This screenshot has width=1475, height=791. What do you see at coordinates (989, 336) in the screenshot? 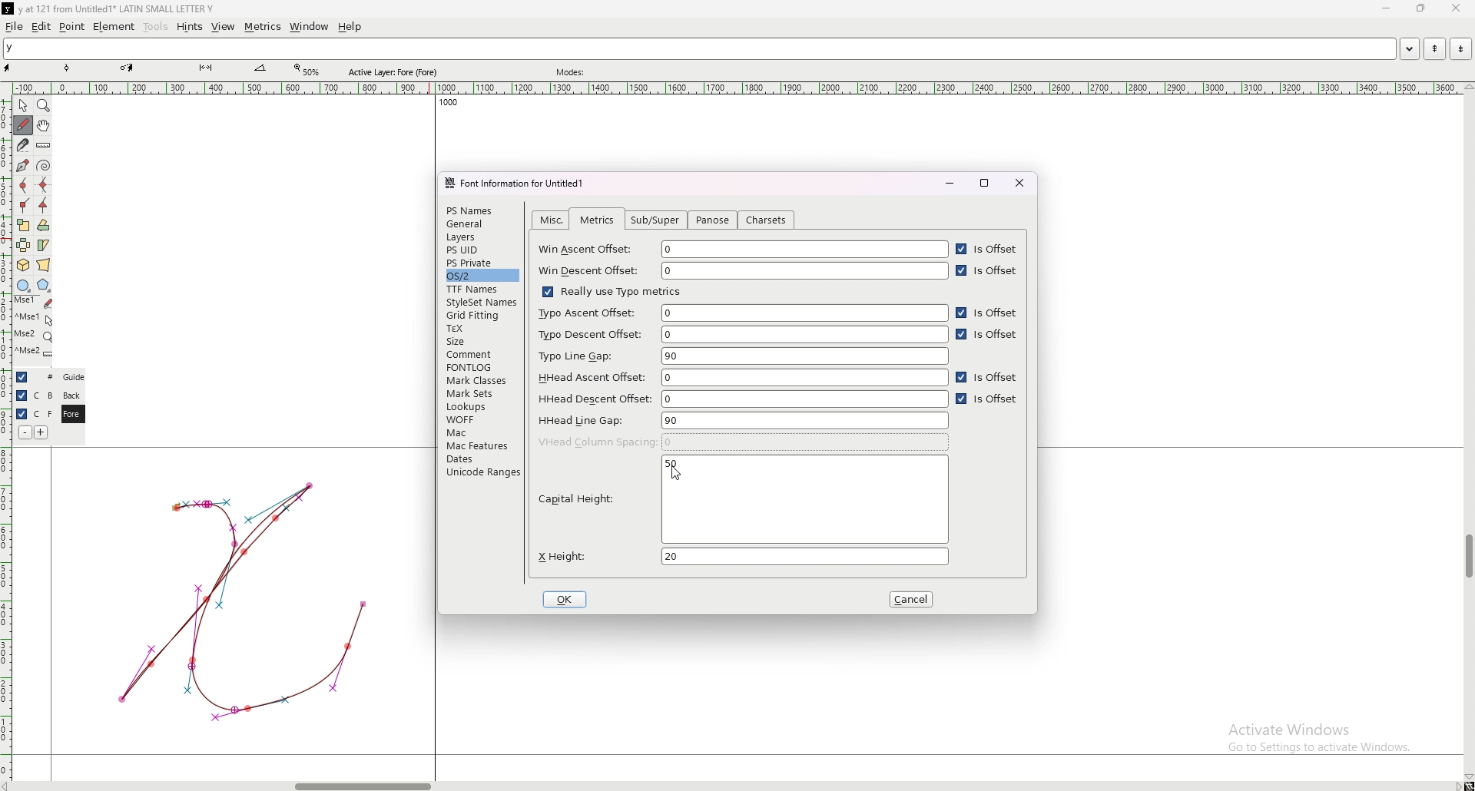
I see `is offset` at bounding box center [989, 336].